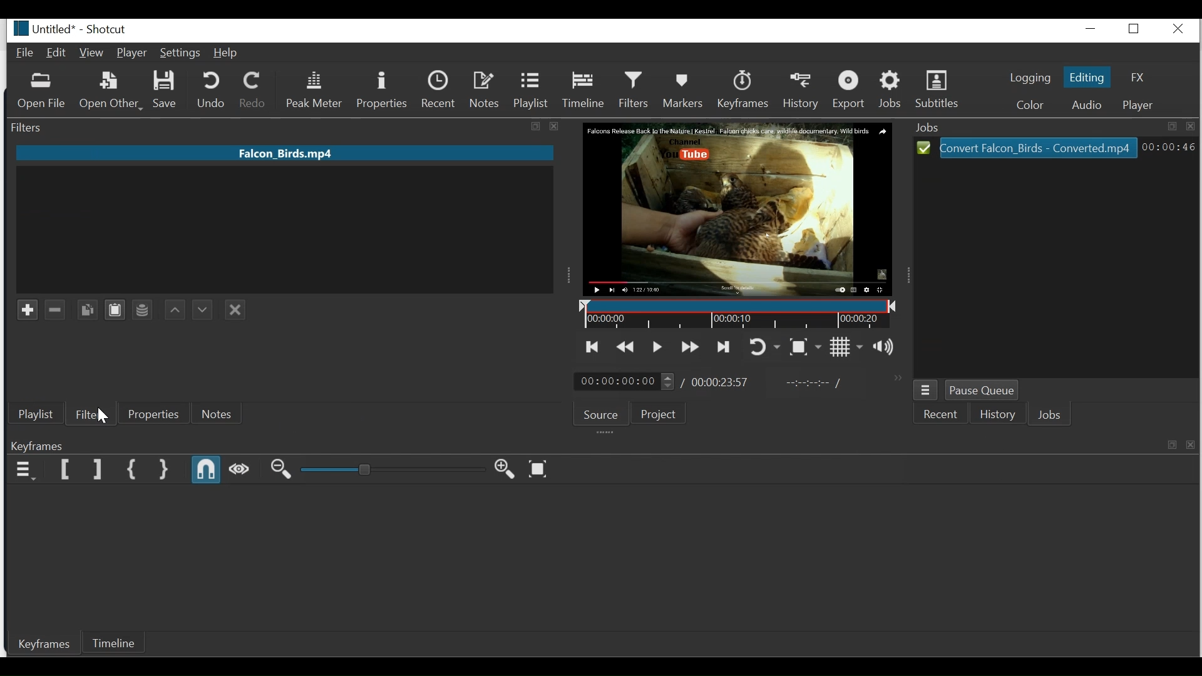 The image size is (1202, 676). What do you see at coordinates (846, 346) in the screenshot?
I see `Toggle grid display on the player` at bounding box center [846, 346].